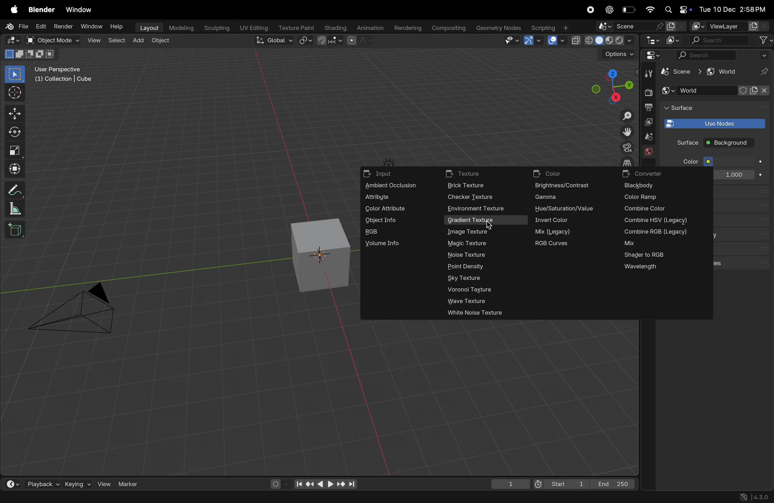 The height and width of the screenshot is (503, 774). I want to click on input, so click(383, 174).